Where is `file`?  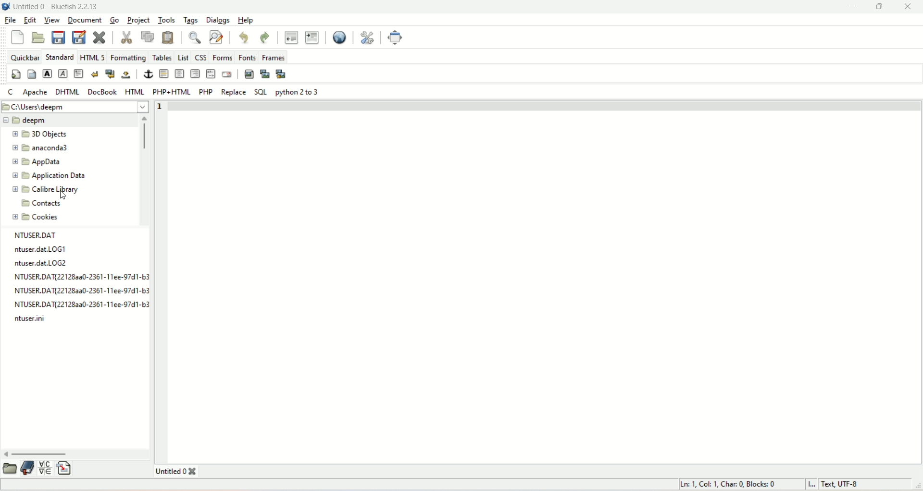
file is located at coordinates (12, 18).